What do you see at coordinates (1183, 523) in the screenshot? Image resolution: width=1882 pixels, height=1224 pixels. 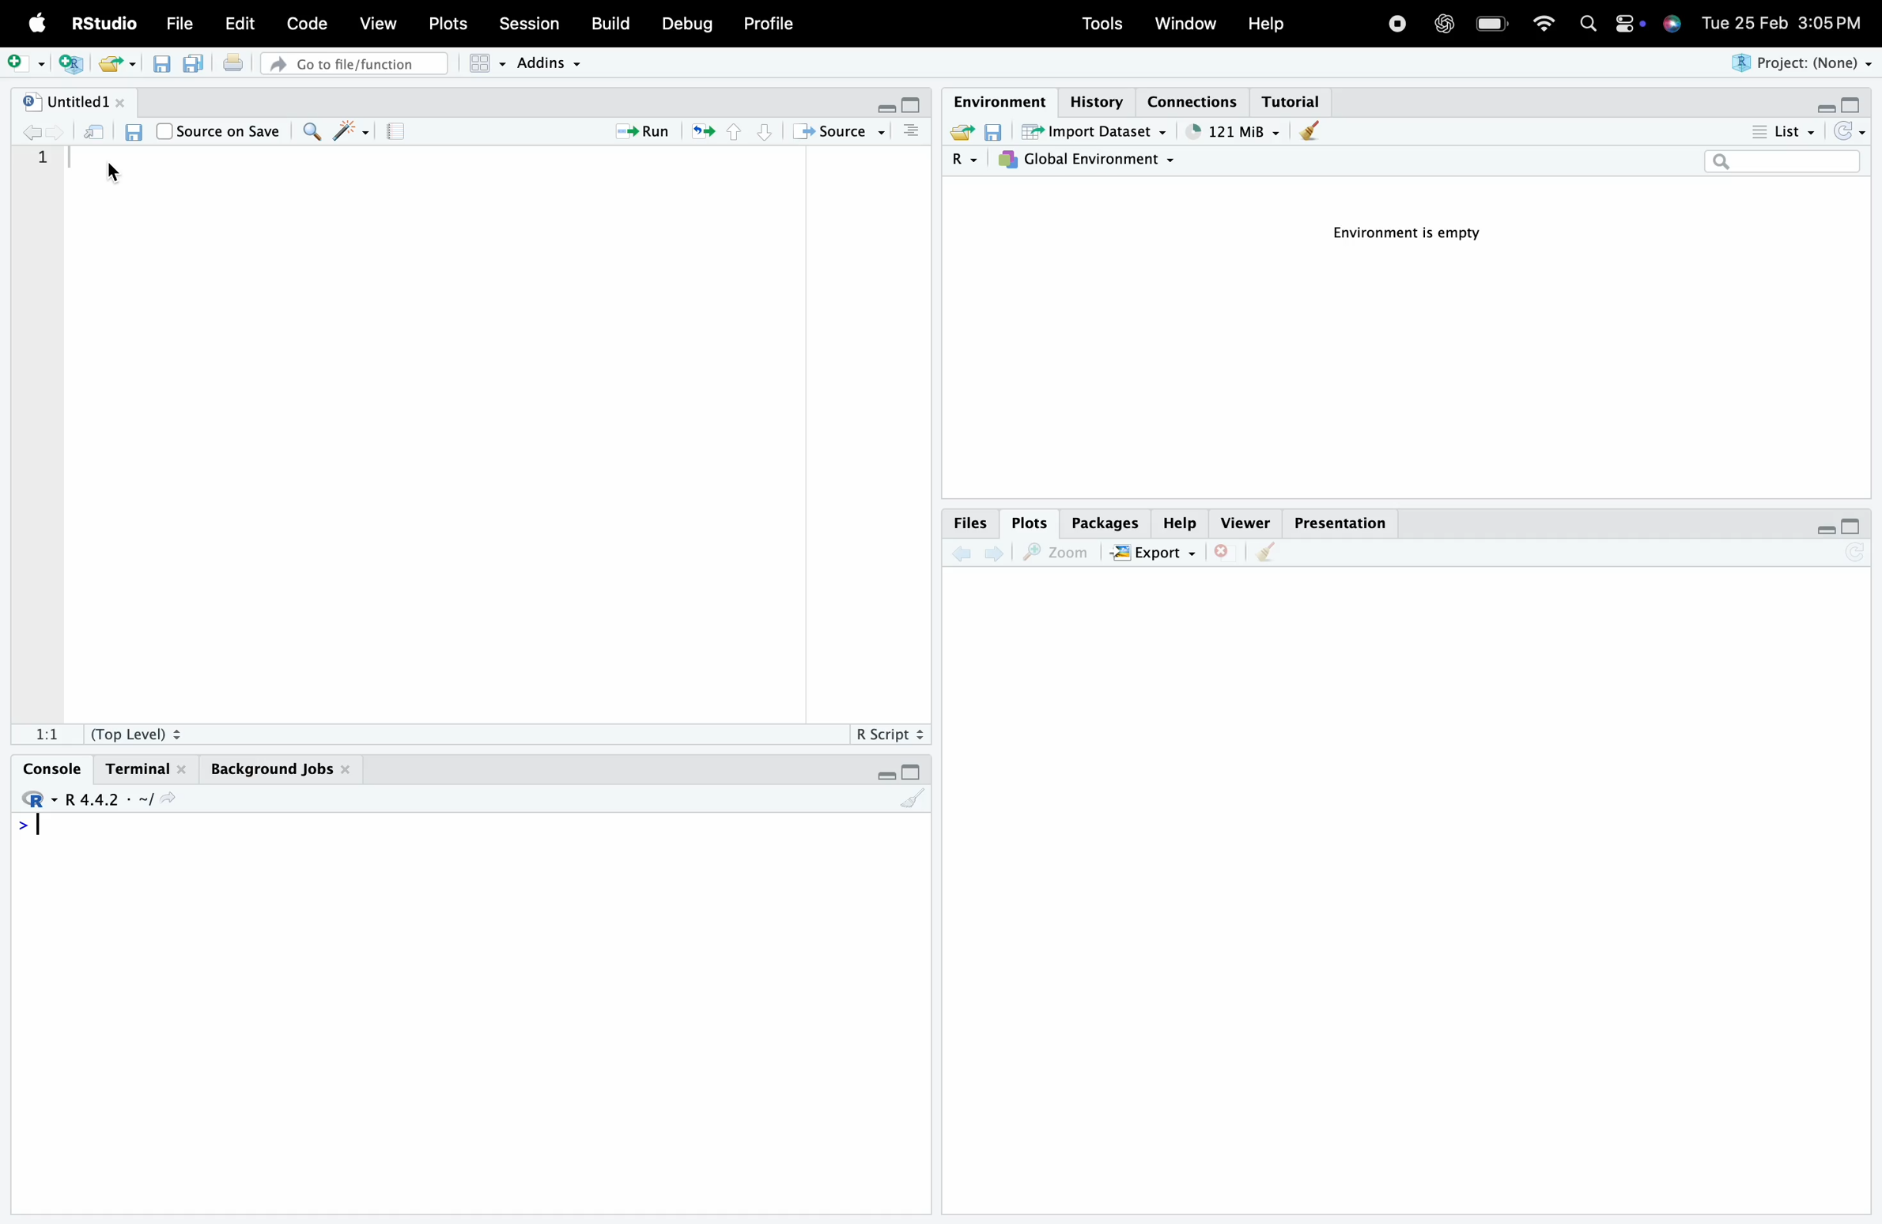 I see `Help` at bounding box center [1183, 523].